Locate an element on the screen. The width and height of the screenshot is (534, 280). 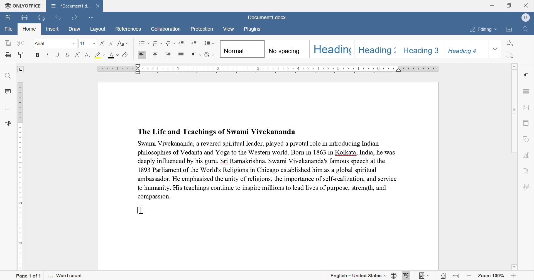
headings is located at coordinates (9, 107).